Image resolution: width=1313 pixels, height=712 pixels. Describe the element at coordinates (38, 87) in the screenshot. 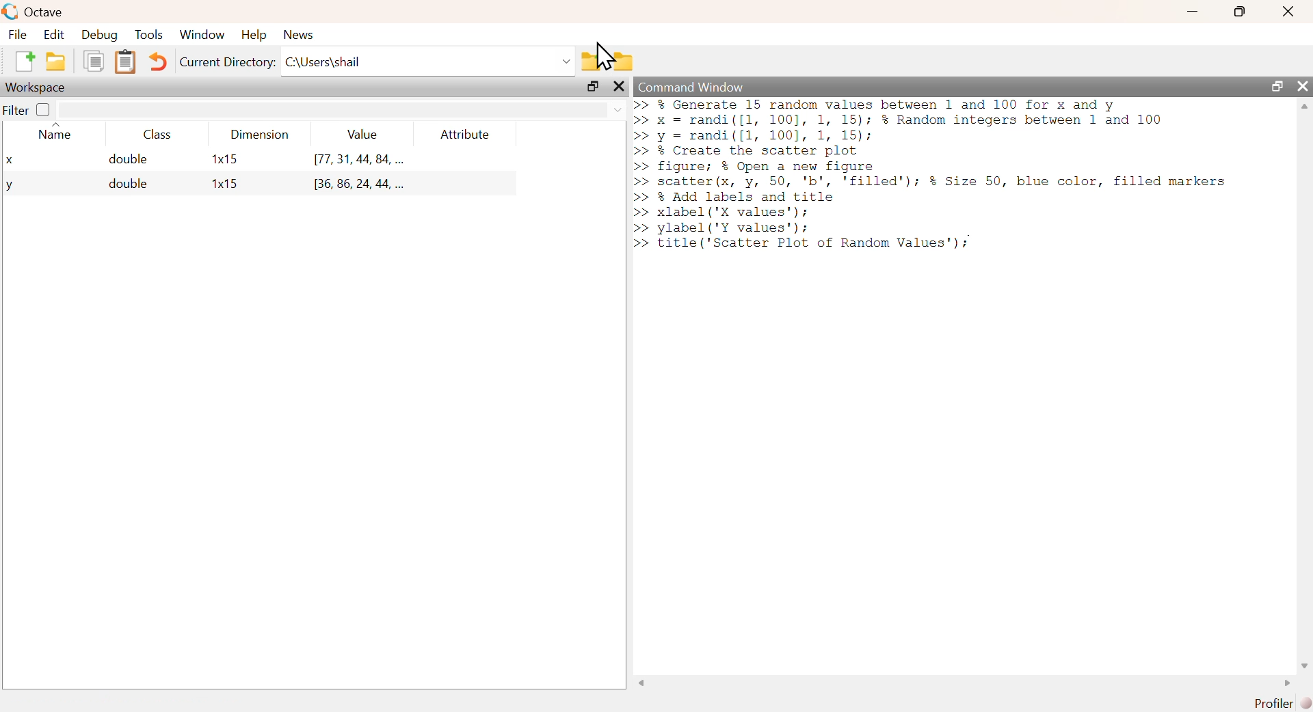

I see `Workspace` at that location.